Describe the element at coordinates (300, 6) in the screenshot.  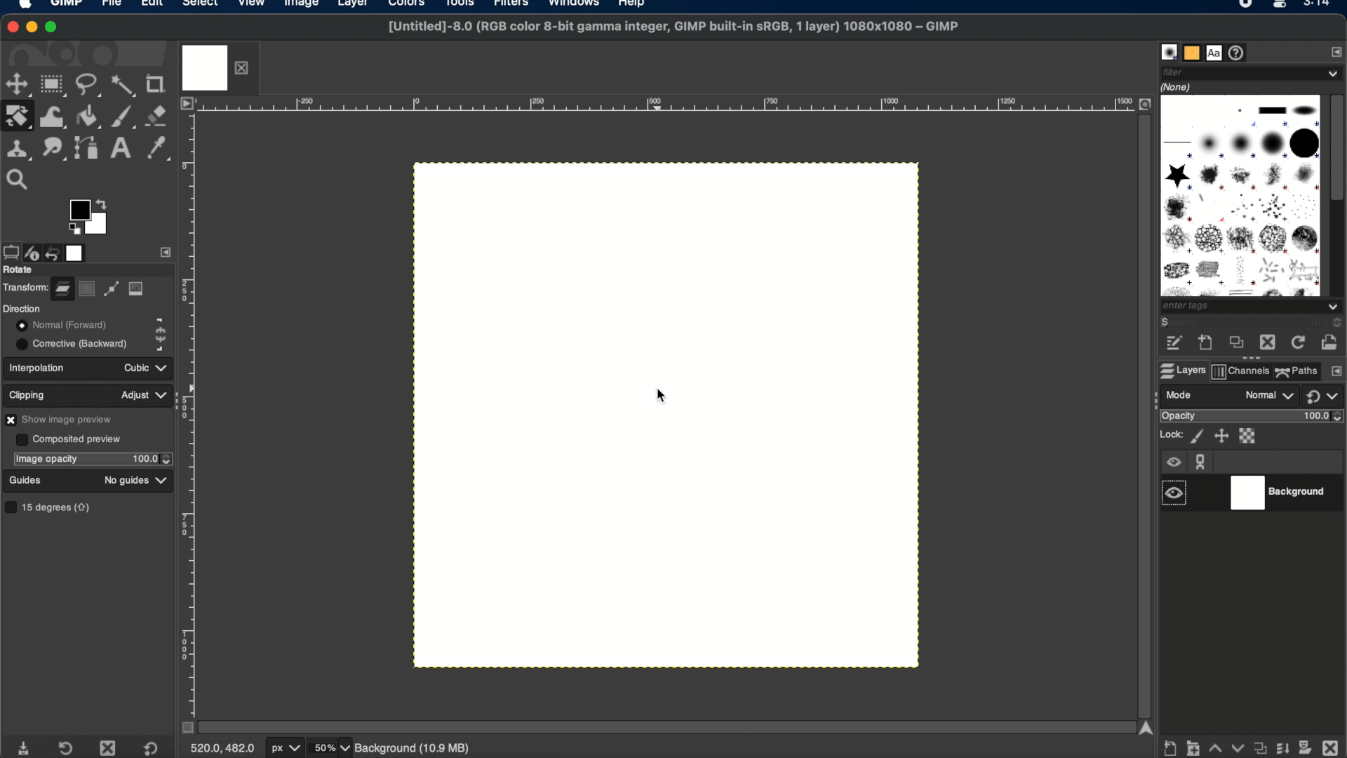
I see `image` at that location.